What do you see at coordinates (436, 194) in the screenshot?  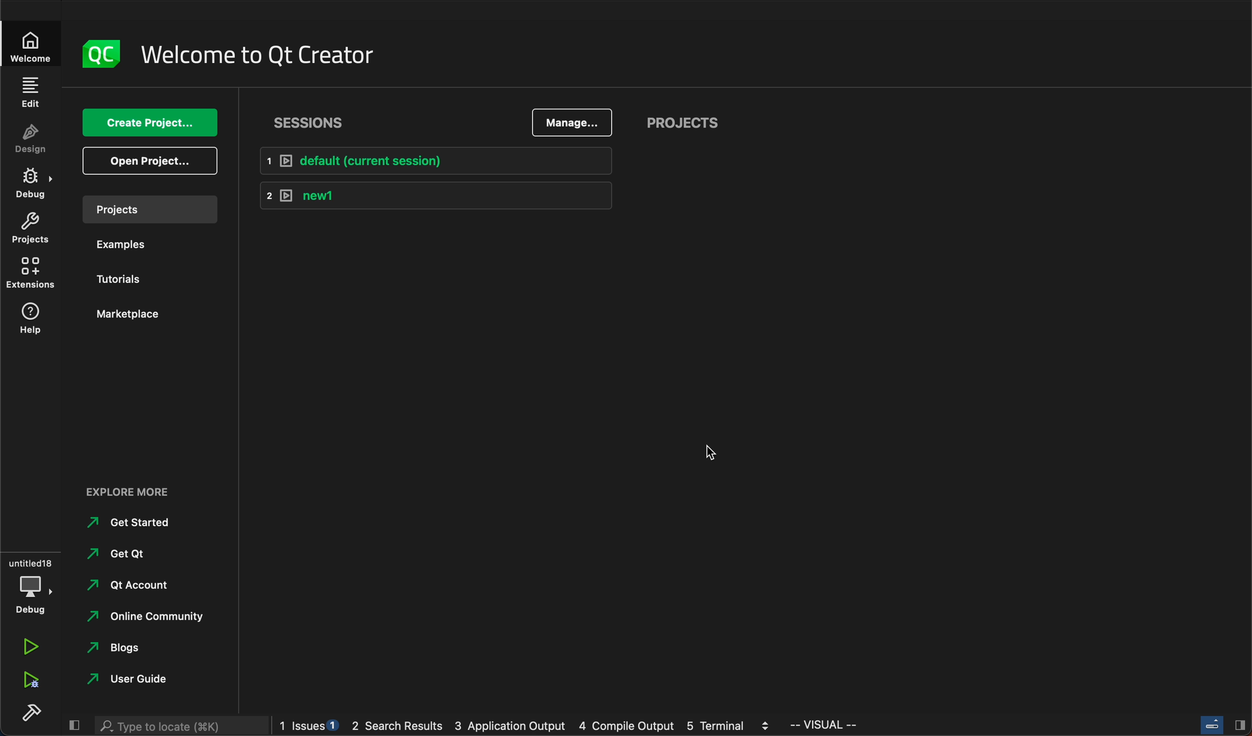 I see `new1` at bounding box center [436, 194].